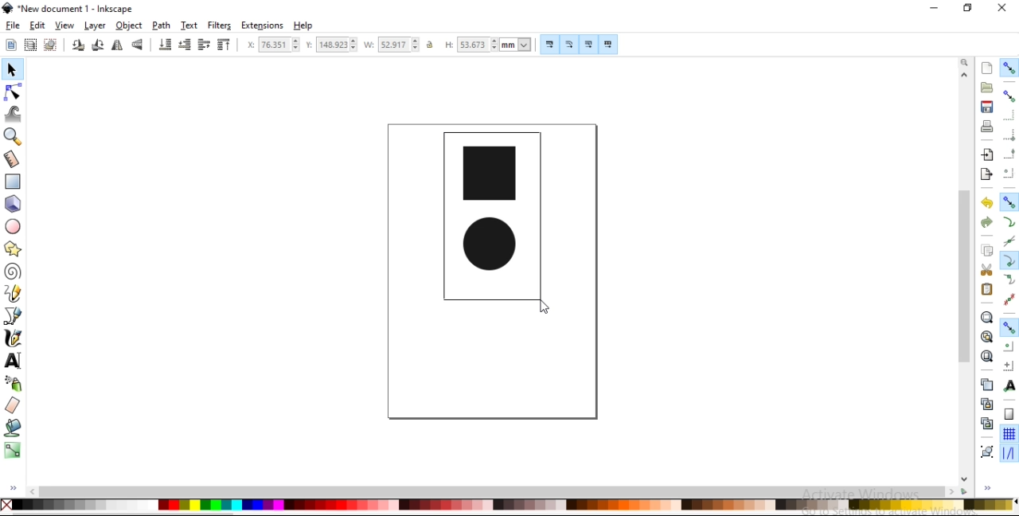 This screenshot has height=516, width=1019. What do you see at coordinates (13, 360) in the screenshot?
I see `create and edit text objects` at bounding box center [13, 360].